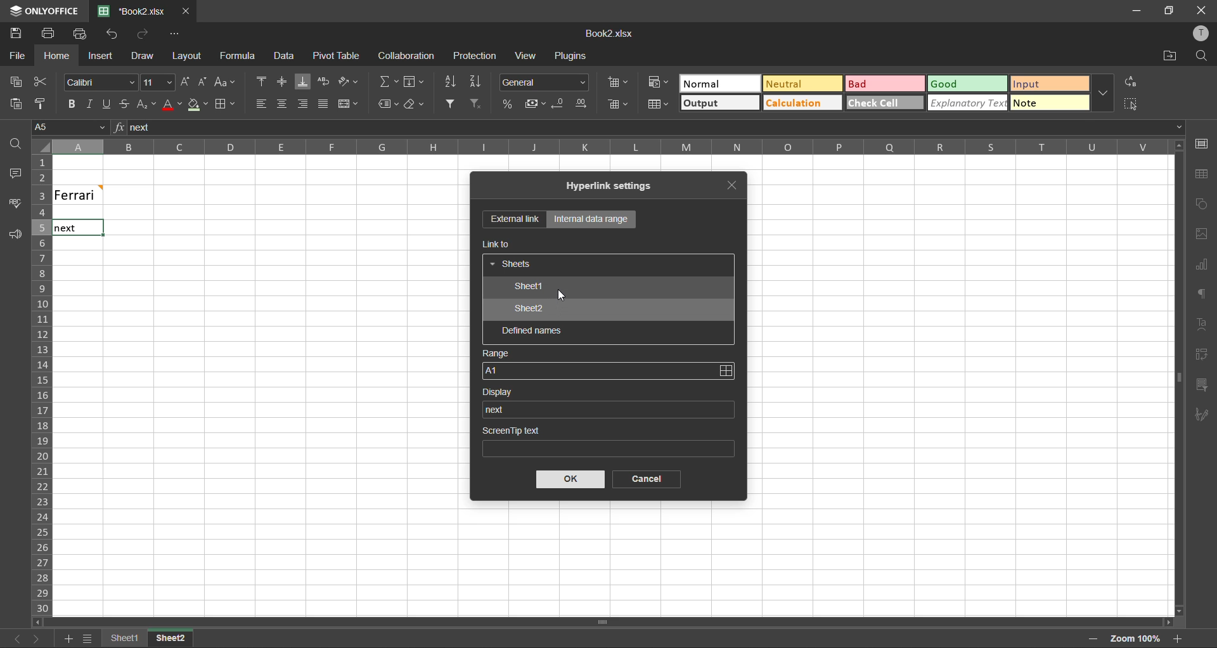 The width and height of the screenshot is (1217, 648). I want to click on plugins, so click(571, 58).